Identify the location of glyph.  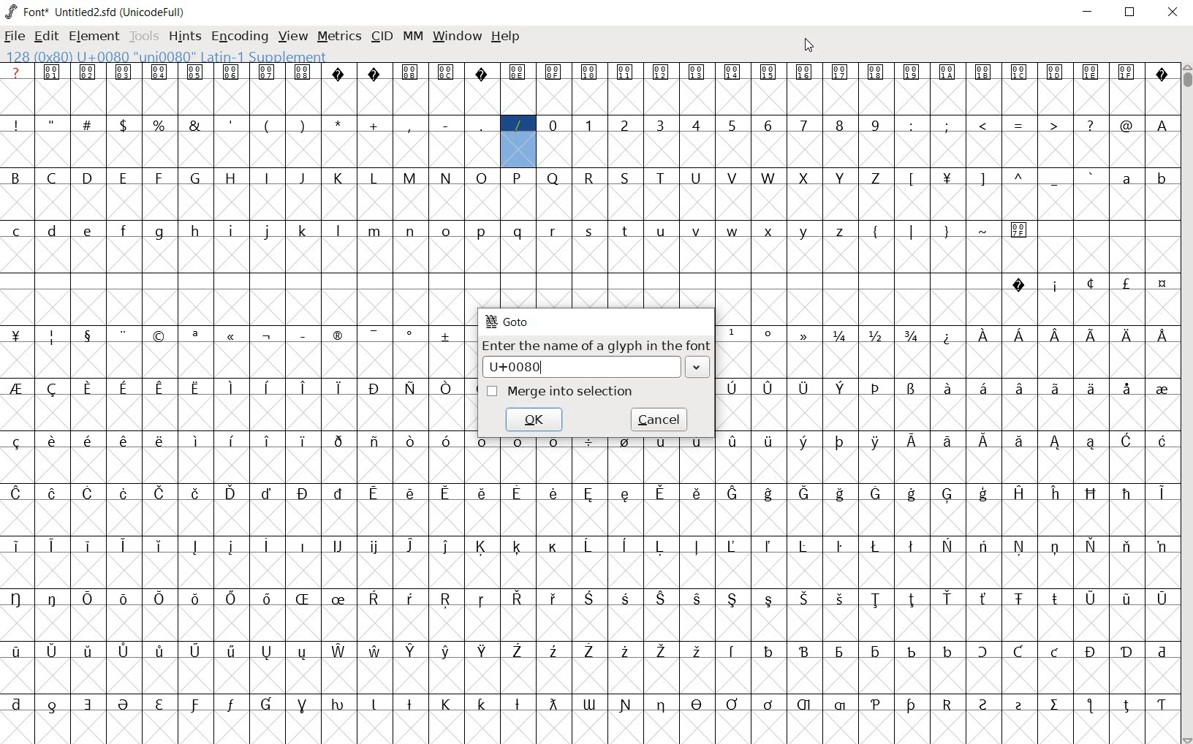
(15, 599).